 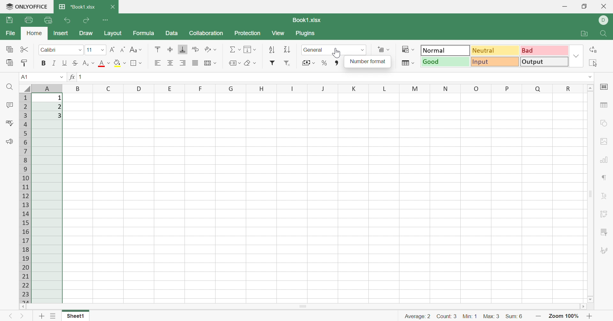 I want to click on Zoom in, so click(x=590, y=316).